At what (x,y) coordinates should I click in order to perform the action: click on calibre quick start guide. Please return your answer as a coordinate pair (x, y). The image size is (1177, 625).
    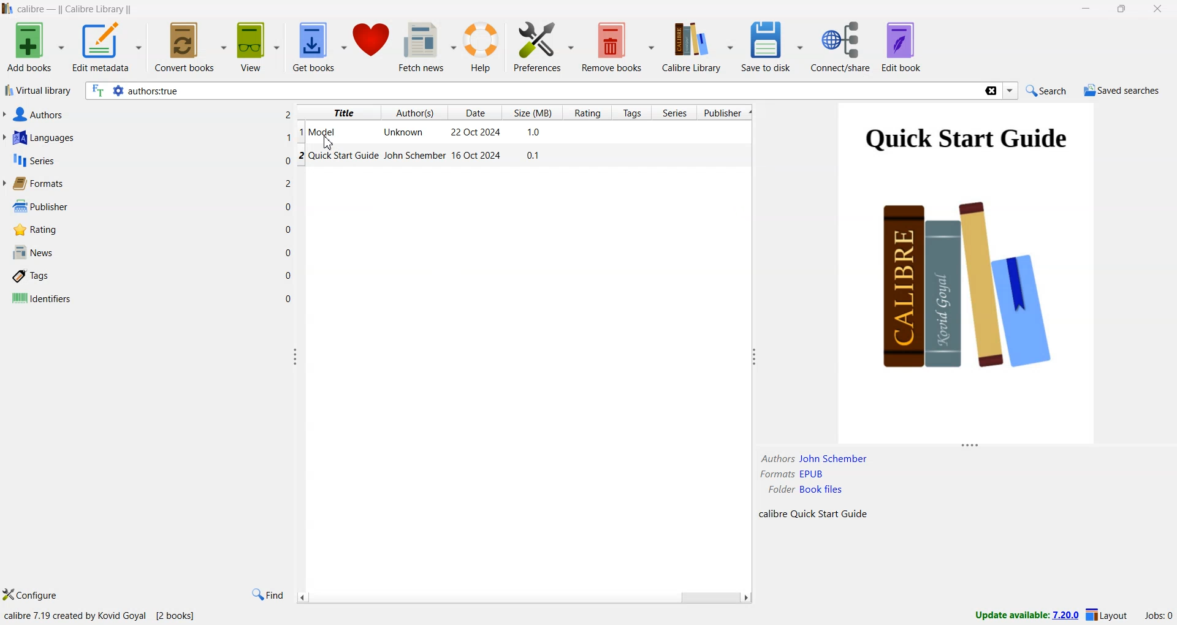
    Looking at the image, I should click on (812, 515).